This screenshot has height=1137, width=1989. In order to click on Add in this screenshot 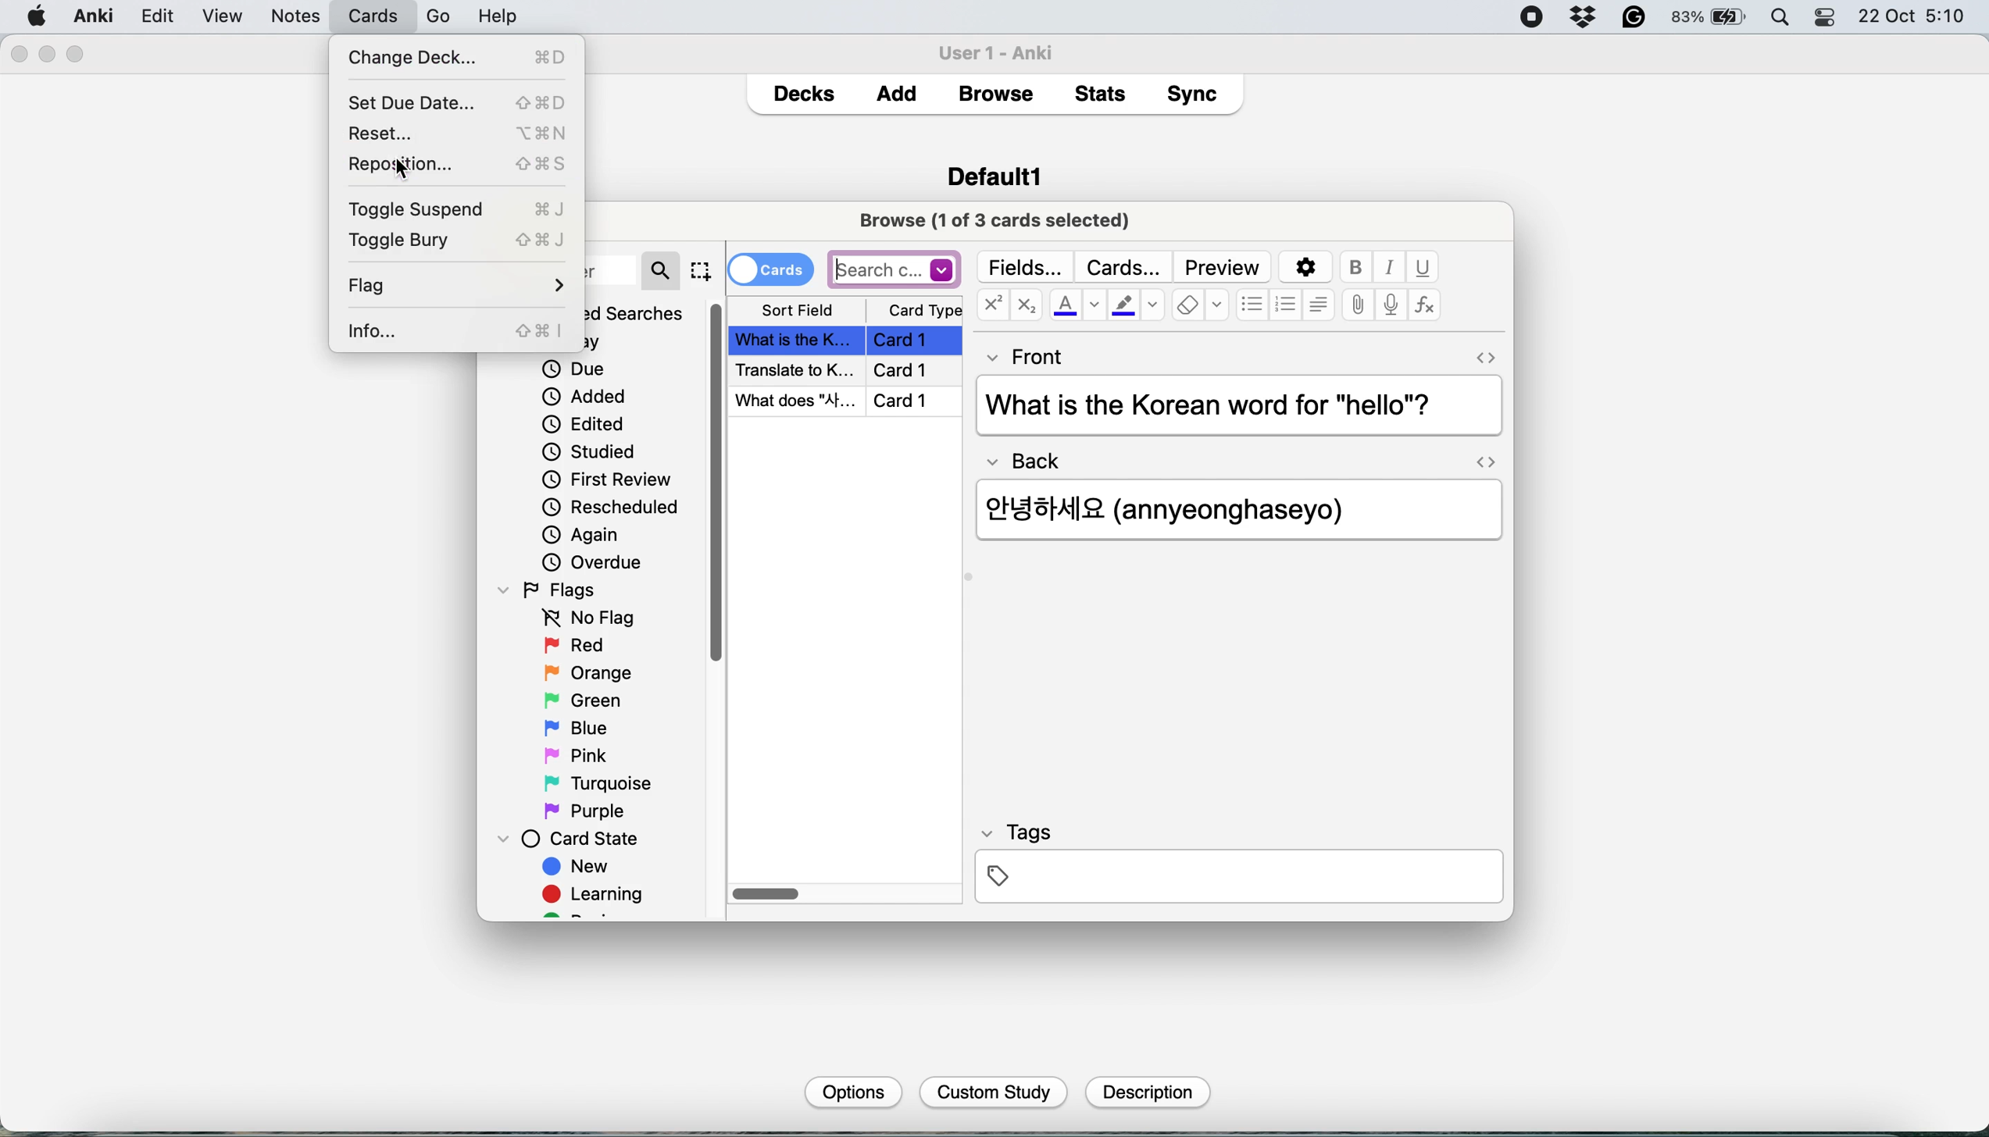, I will do `click(897, 89)`.